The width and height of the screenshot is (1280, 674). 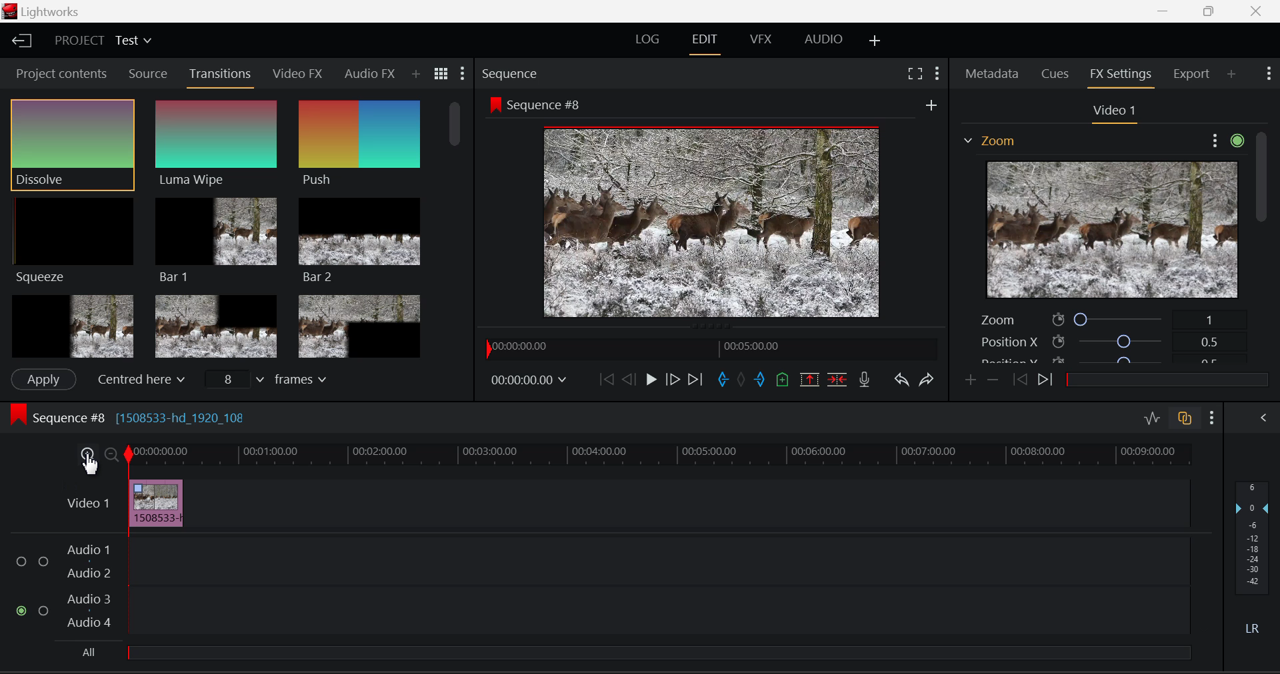 I want to click on Show Audio Mix, so click(x=1264, y=418).